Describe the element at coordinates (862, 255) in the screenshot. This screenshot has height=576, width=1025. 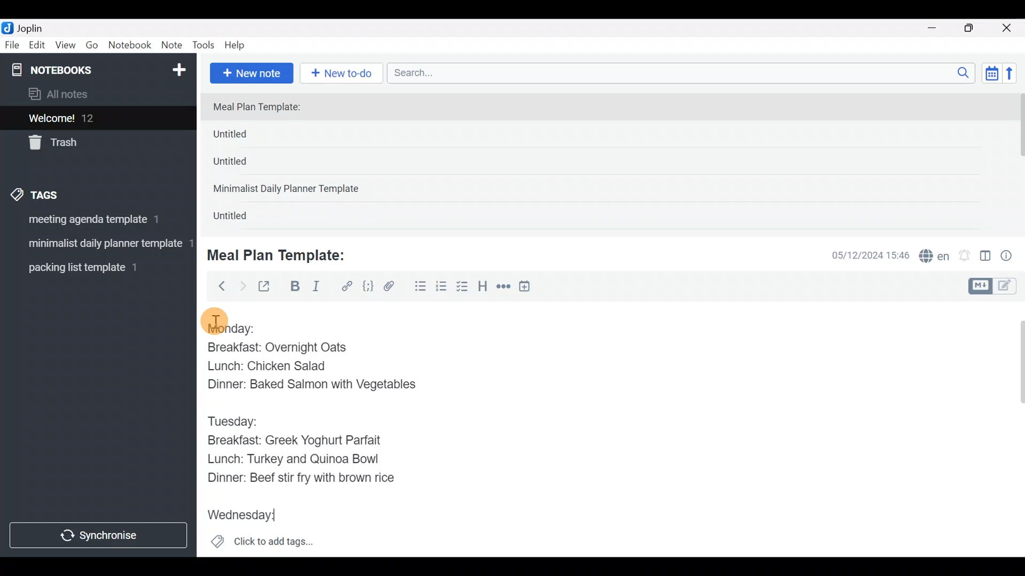
I see `Date & time` at that location.